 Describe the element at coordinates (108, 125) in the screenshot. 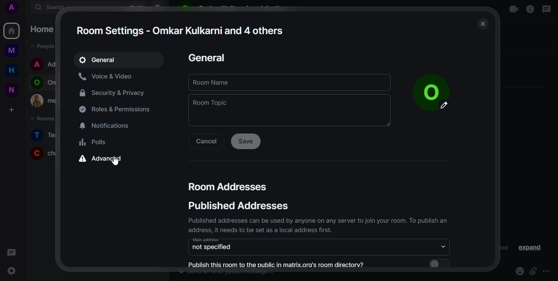

I see `notifications` at that location.